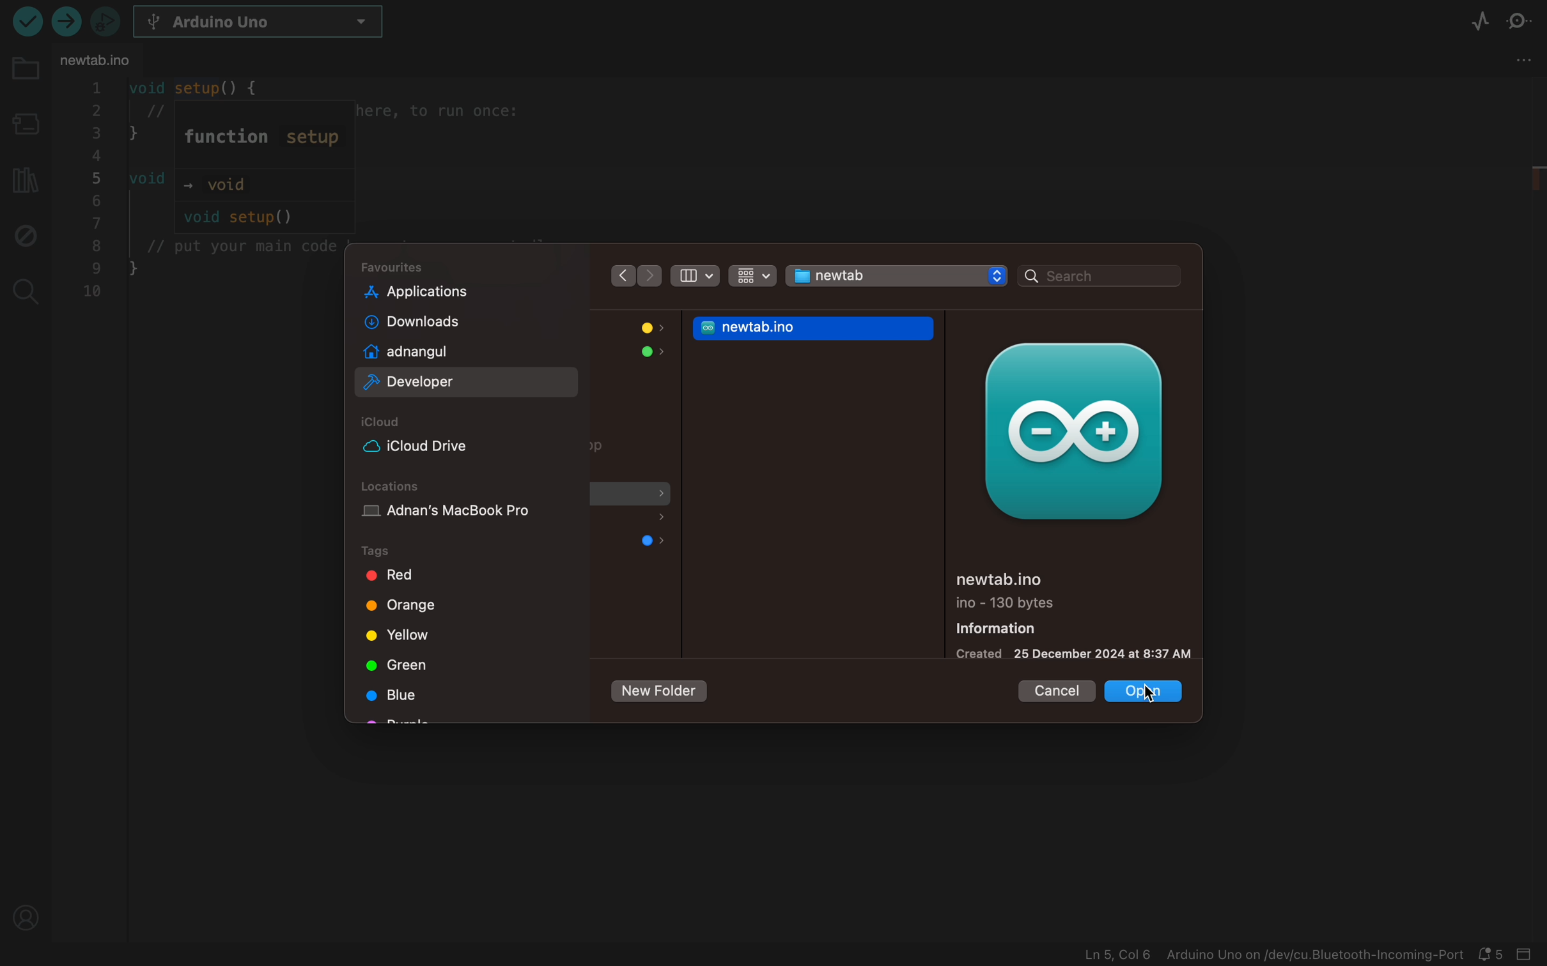 The width and height of the screenshot is (1547, 966). Describe the element at coordinates (642, 328) in the screenshot. I see `colors` at that location.